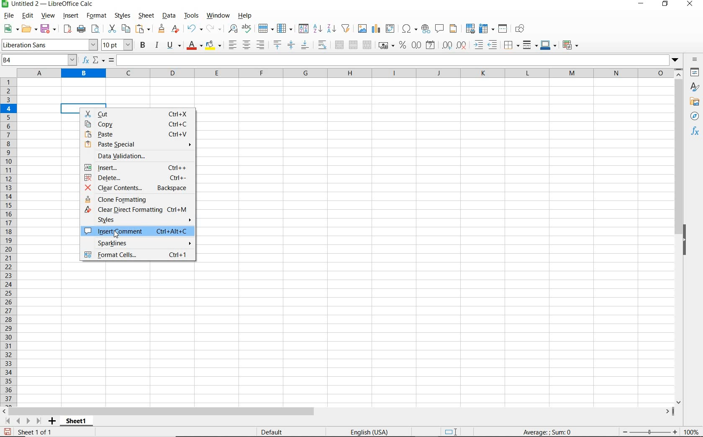 The image size is (703, 437). Describe the element at coordinates (695, 59) in the screenshot. I see `sidebar settings` at that location.